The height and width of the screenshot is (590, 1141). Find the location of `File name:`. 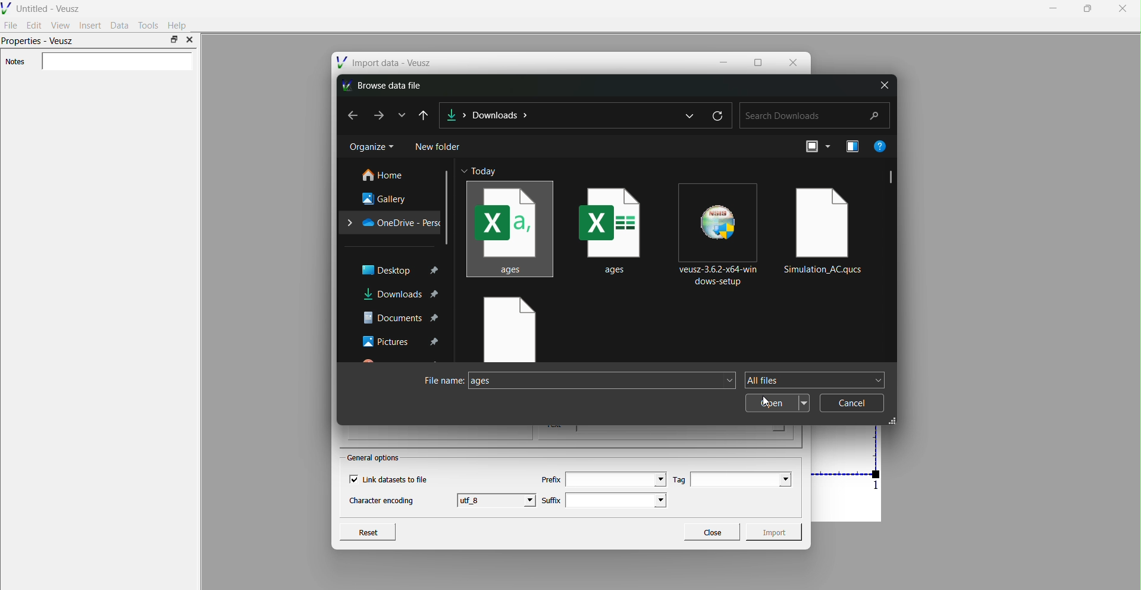

File name: is located at coordinates (436, 382).